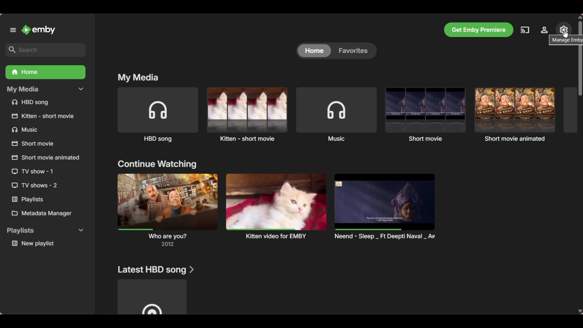 The image size is (583, 328). I want to click on Get Emby premiere, so click(479, 30).